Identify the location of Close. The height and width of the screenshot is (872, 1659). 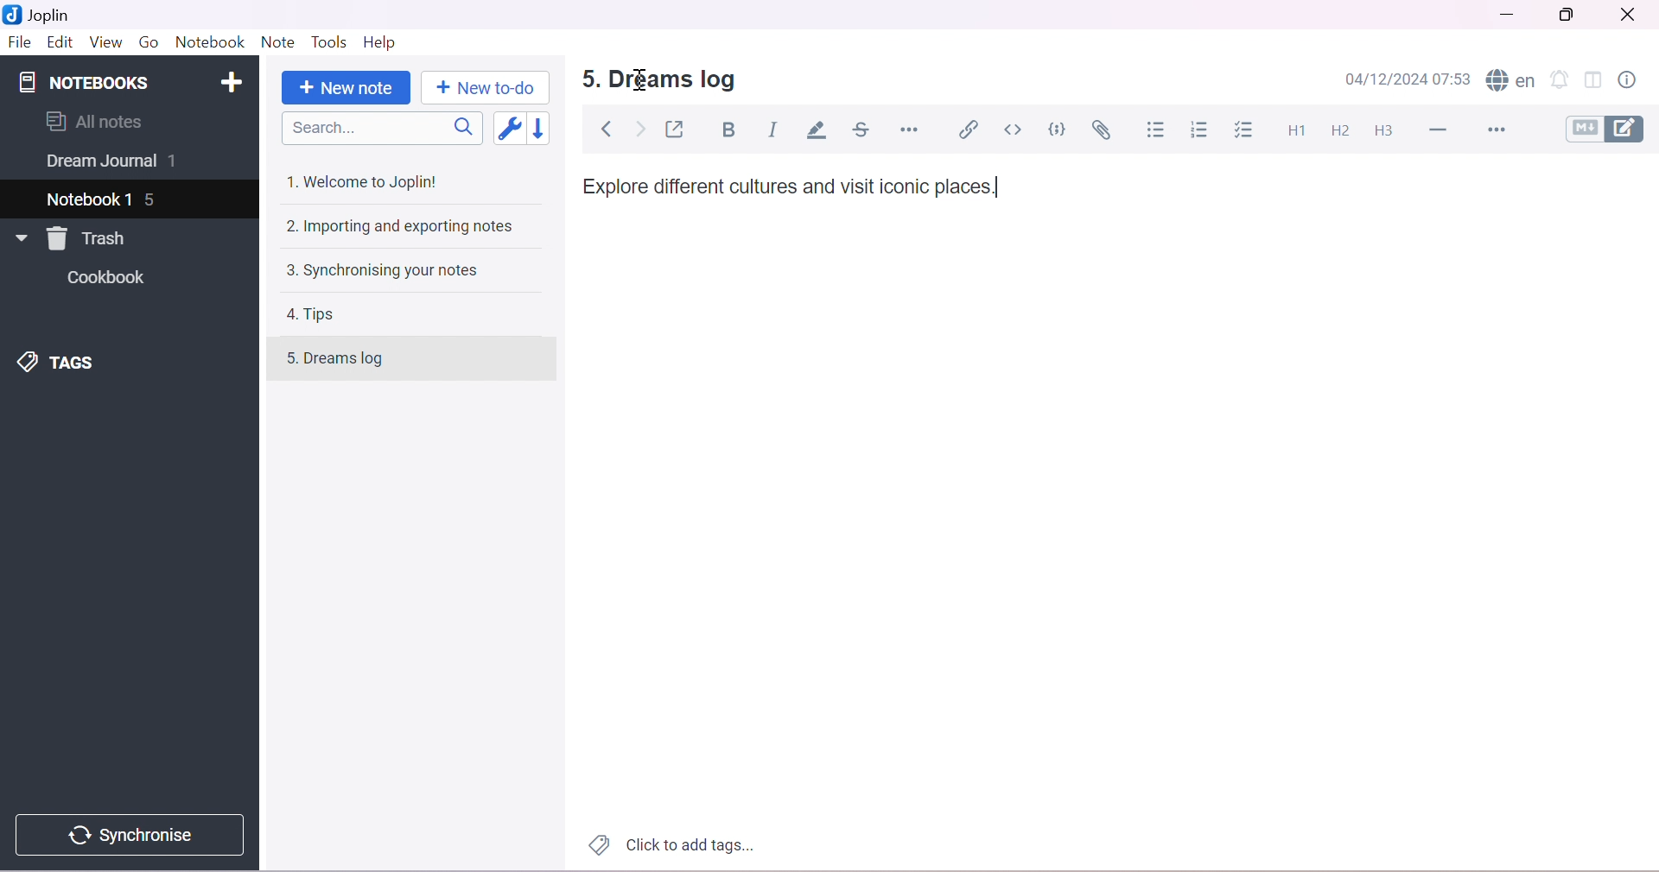
(1632, 15).